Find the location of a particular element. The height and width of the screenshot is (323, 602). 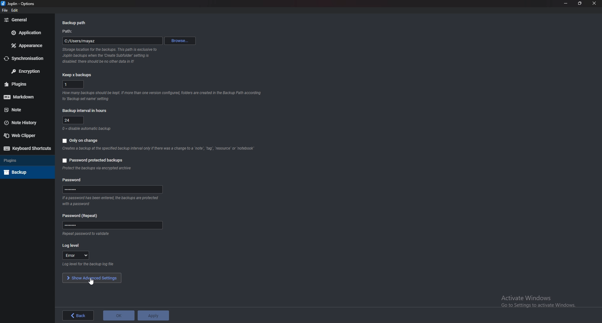

path is located at coordinates (113, 41).